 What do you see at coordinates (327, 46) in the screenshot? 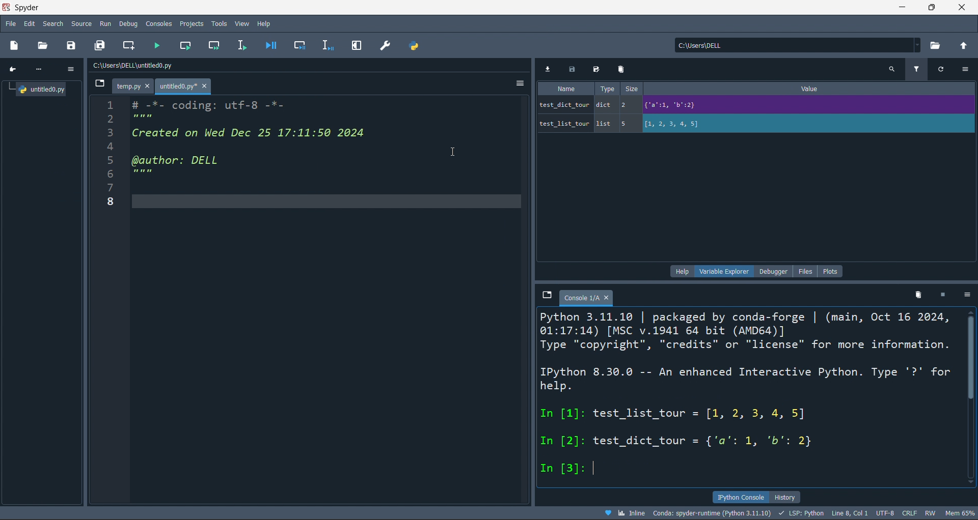
I see `debug line` at bounding box center [327, 46].